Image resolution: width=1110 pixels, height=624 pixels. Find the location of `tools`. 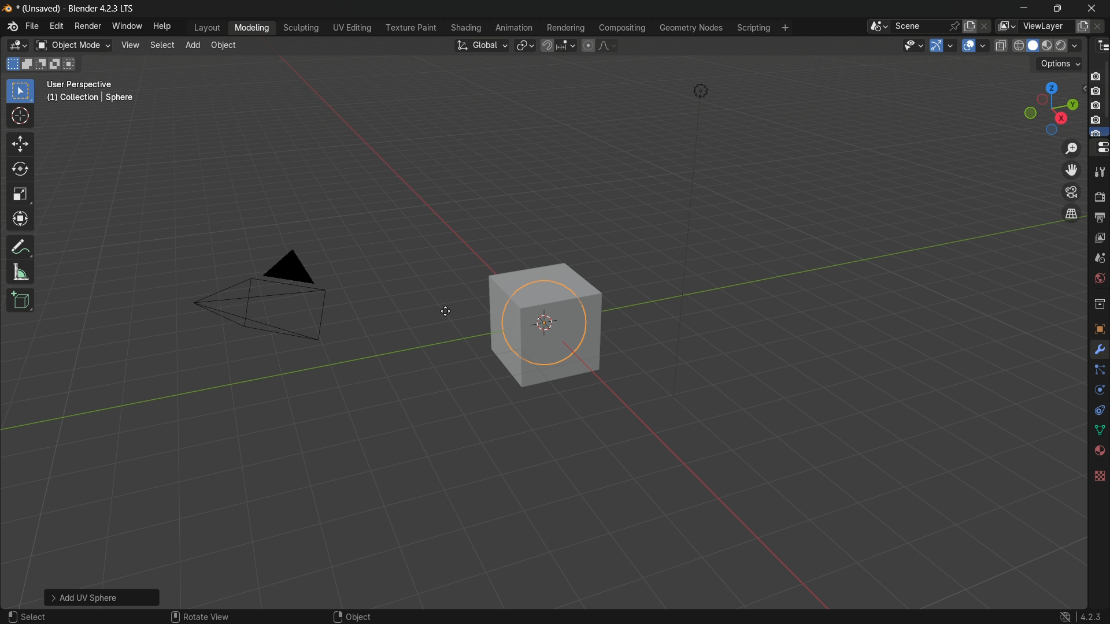

tools is located at coordinates (1099, 170).